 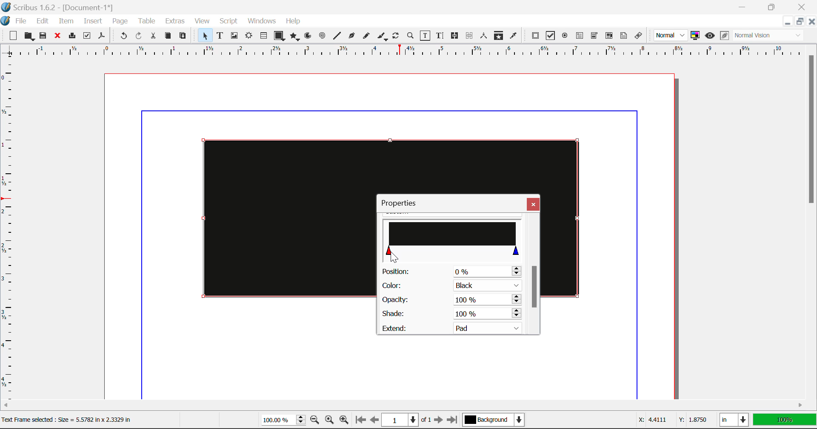 What do you see at coordinates (411, 35) in the screenshot?
I see `Zoom` at bounding box center [411, 35].